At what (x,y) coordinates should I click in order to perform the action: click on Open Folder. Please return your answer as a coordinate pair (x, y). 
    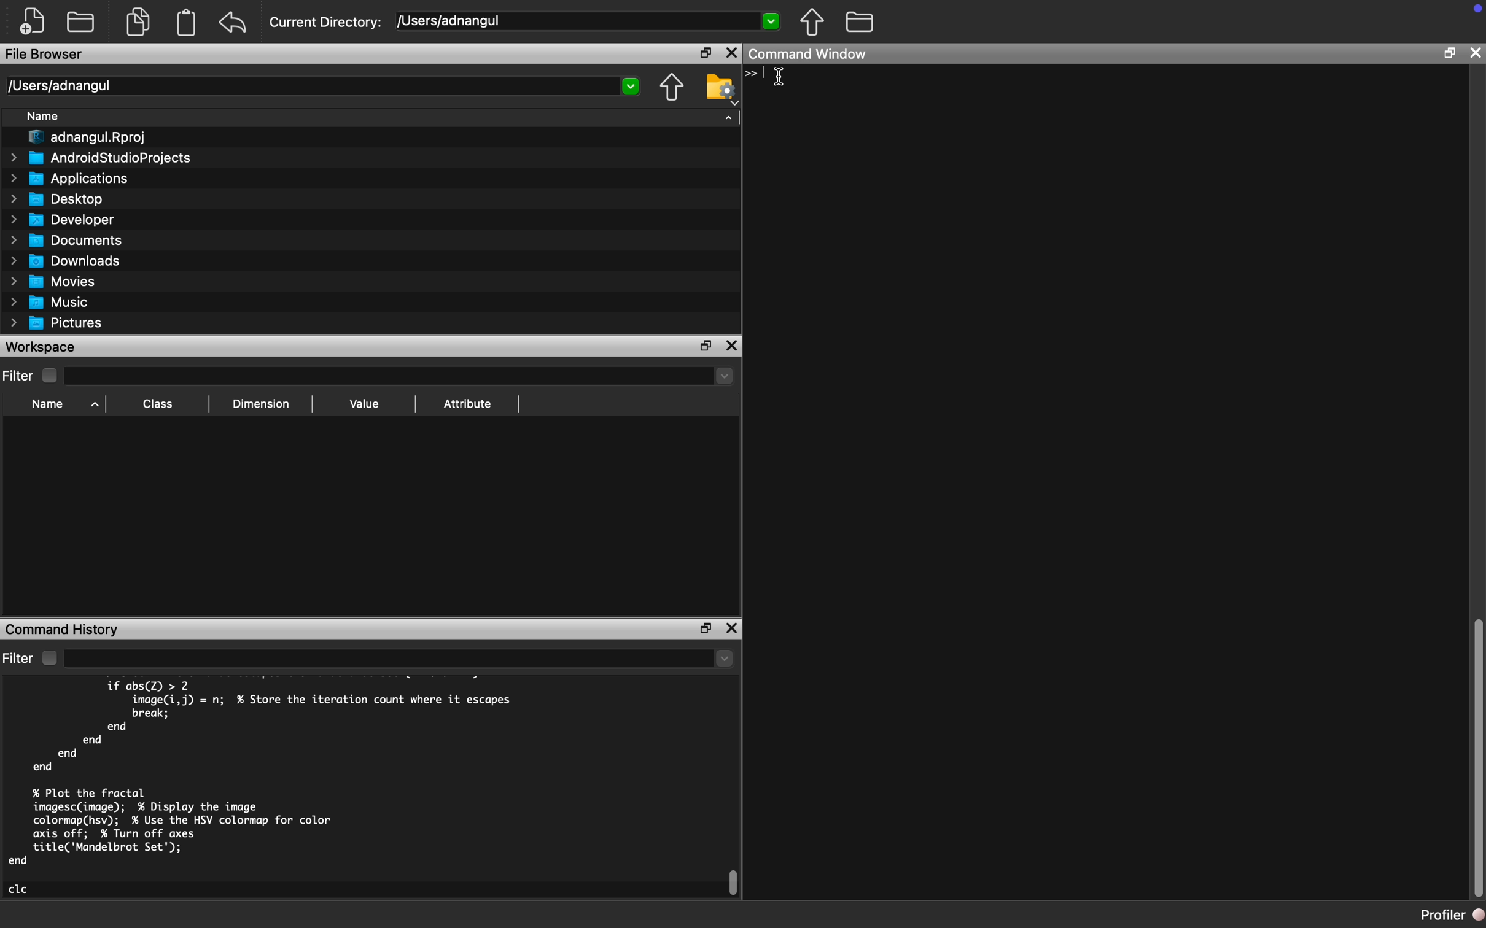
    Looking at the image, I should click on (84, 20).